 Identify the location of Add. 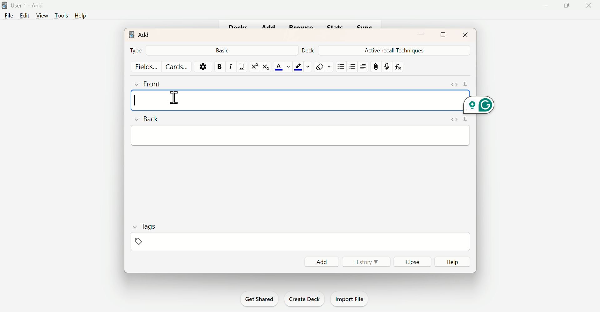
(144, 34).